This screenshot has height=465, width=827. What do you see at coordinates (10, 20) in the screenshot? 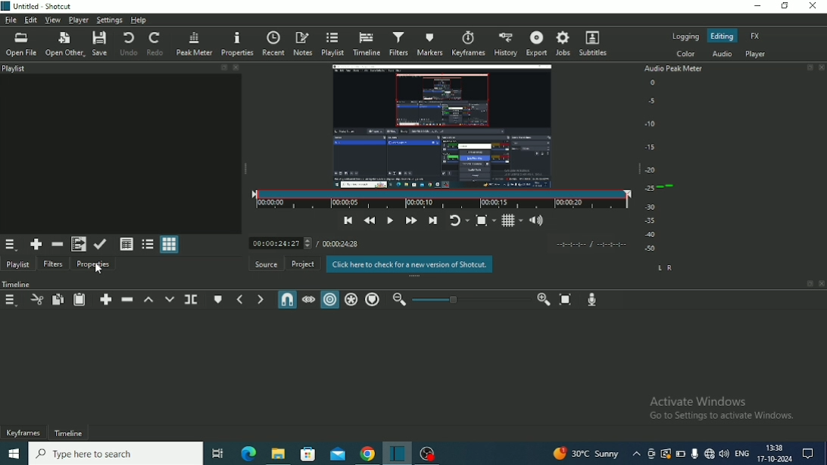
I see `File` at bounding box center [10, 20].